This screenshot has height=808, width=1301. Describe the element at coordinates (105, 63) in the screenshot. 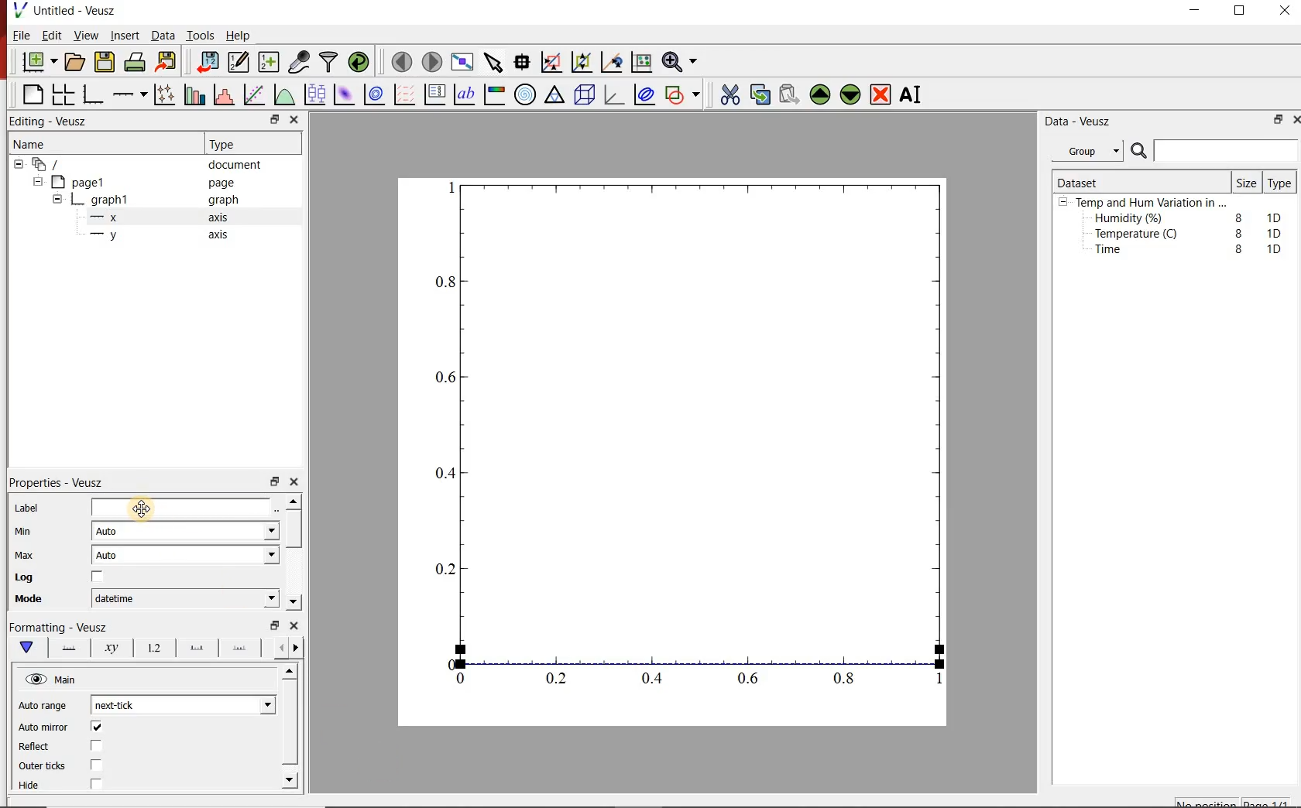

I see `save the document` at that location.